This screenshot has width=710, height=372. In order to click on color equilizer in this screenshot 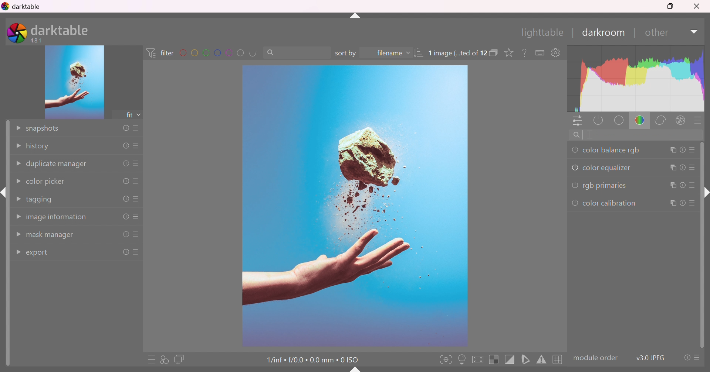, I will do `click(609, 168)`.